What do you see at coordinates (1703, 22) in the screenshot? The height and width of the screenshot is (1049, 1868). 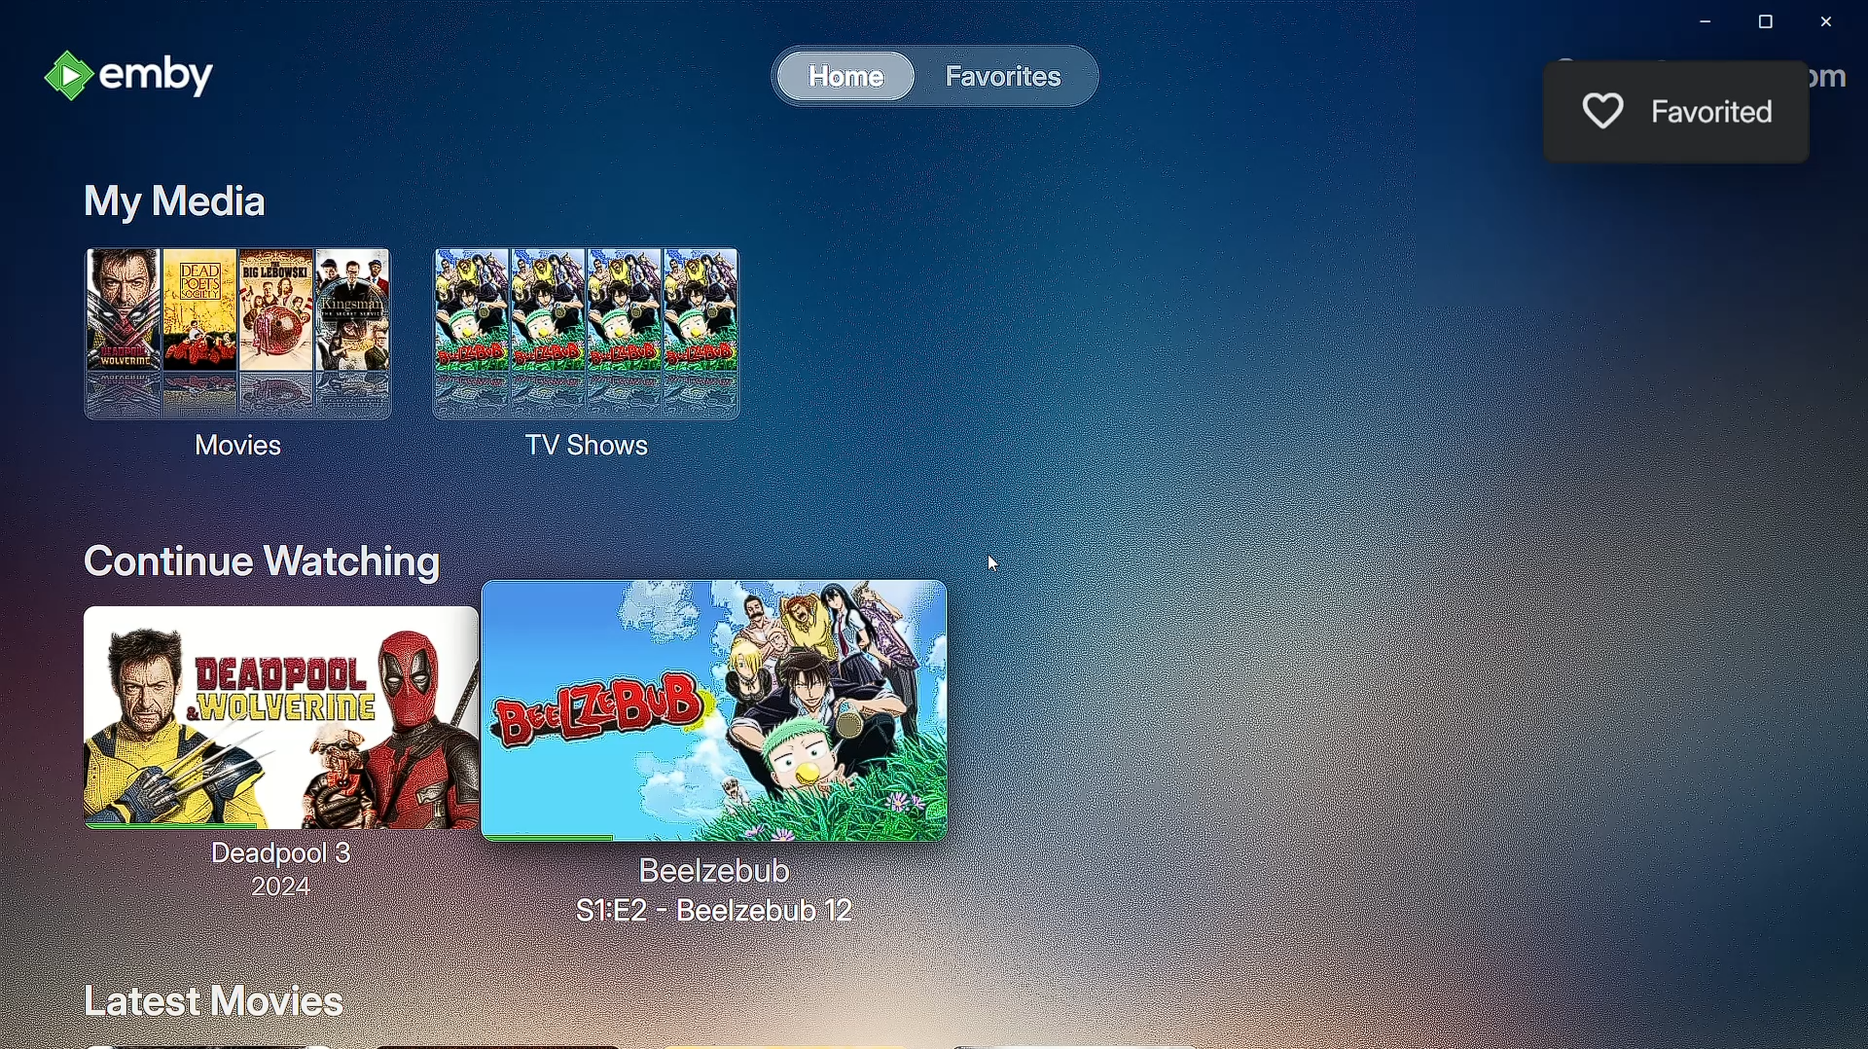 I see `Minimize` at bounding box center [1703, 22].